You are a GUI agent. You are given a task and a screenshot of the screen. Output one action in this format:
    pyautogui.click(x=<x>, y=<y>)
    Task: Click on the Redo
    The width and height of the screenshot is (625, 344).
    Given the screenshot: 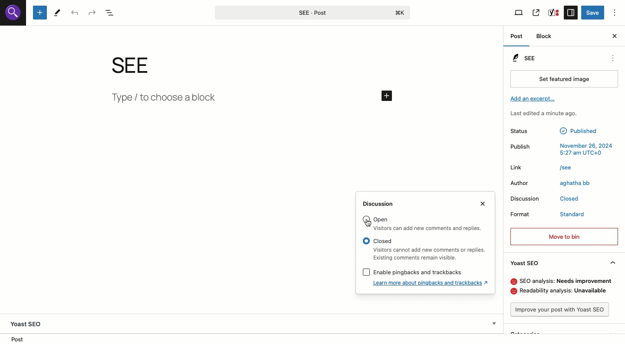 What is the action you would take?
    pyautogui.click(x=92, y=12)
    